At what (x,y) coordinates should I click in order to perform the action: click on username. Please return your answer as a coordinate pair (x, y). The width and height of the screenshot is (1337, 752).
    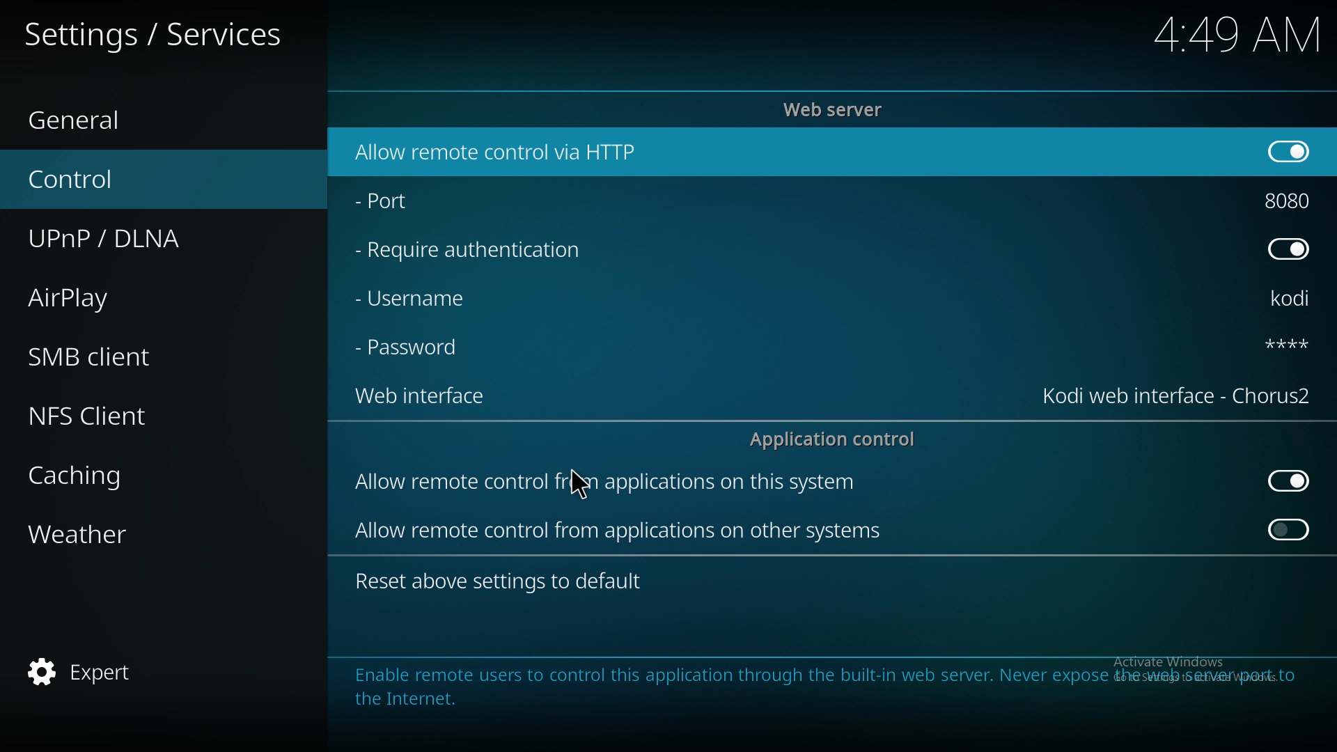
    Looking at the image, I should click on (420, 302).